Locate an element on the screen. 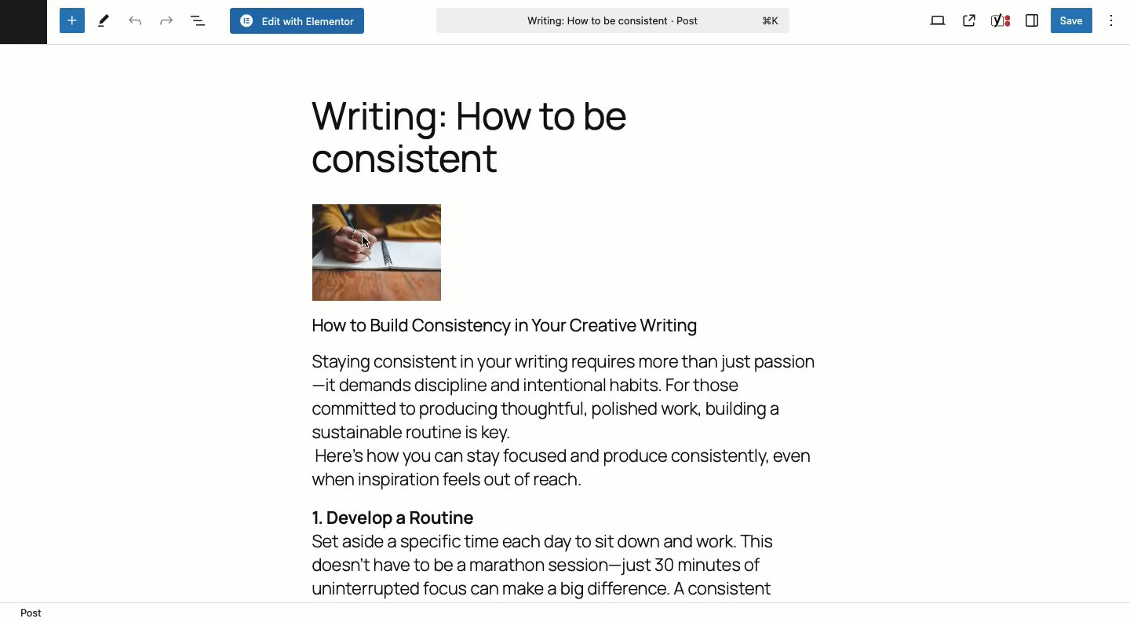 This screenshot has width=1130, height=622. post is located at coordinates (31, 613).